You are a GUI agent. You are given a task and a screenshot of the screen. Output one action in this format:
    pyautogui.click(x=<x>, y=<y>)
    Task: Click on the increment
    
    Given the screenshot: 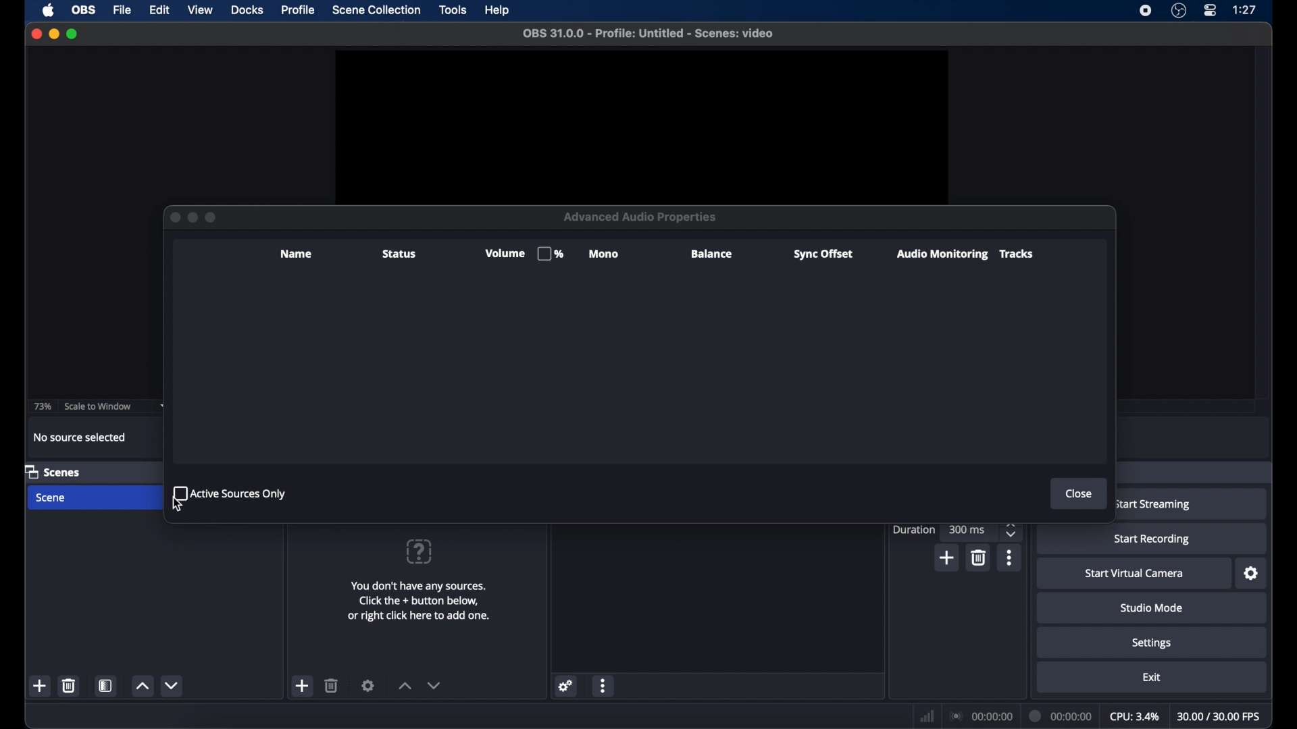 What is the action you would take?
    pyautogui.click(x=404, y=685)
    